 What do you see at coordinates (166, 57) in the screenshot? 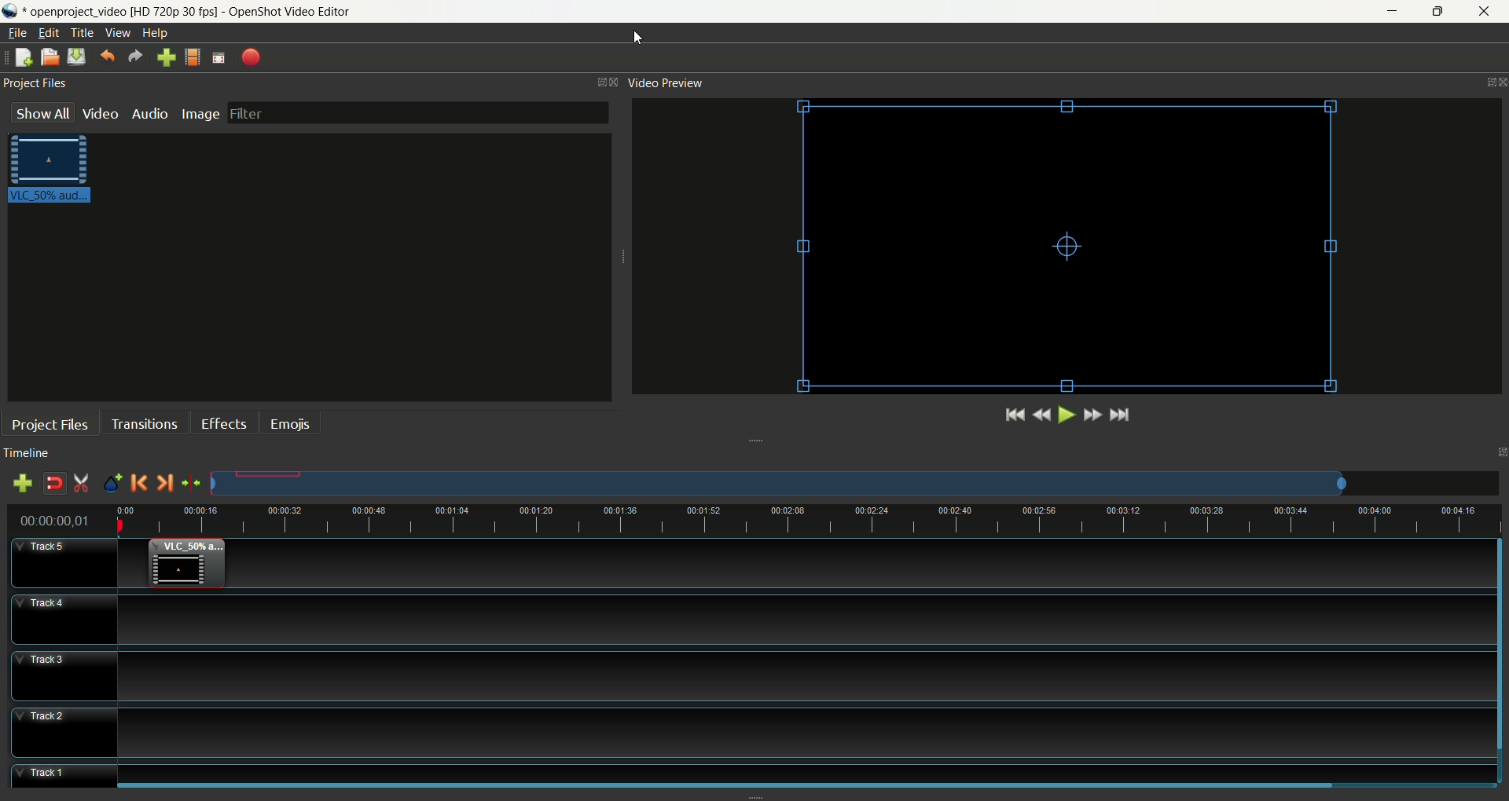
I see `import files` at bounding box center [166, 57].